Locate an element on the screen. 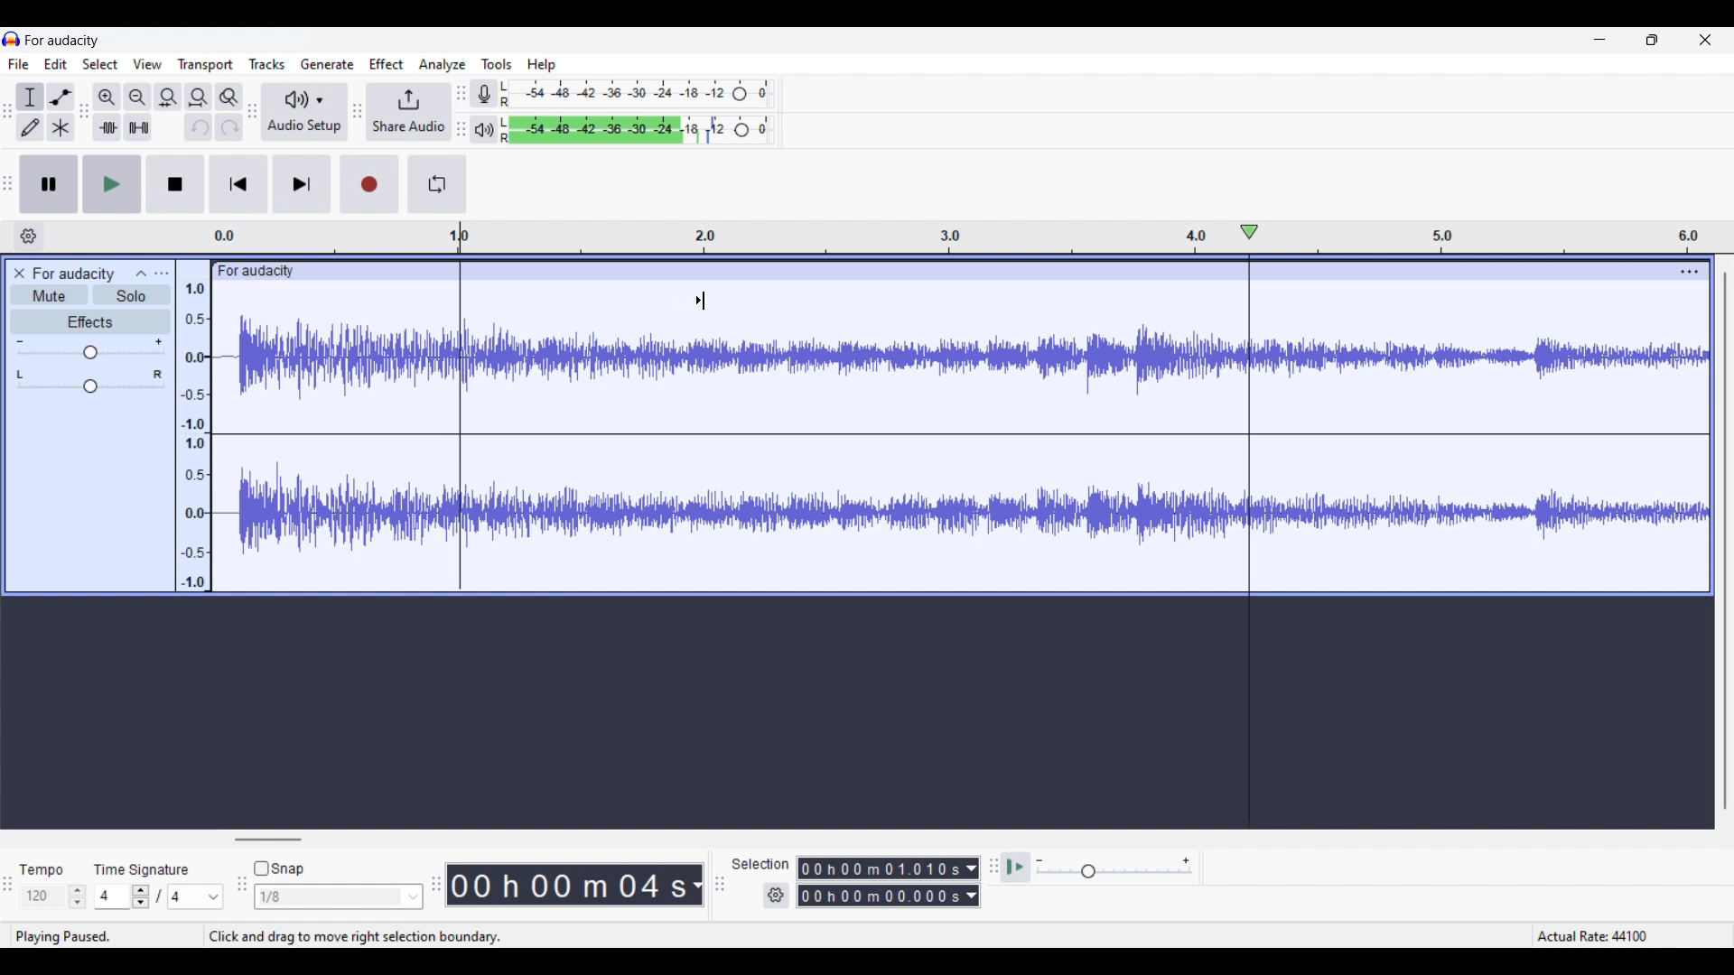 The image size is (1734, 975). Indicates selection duration is located at coordinates (760, 863).